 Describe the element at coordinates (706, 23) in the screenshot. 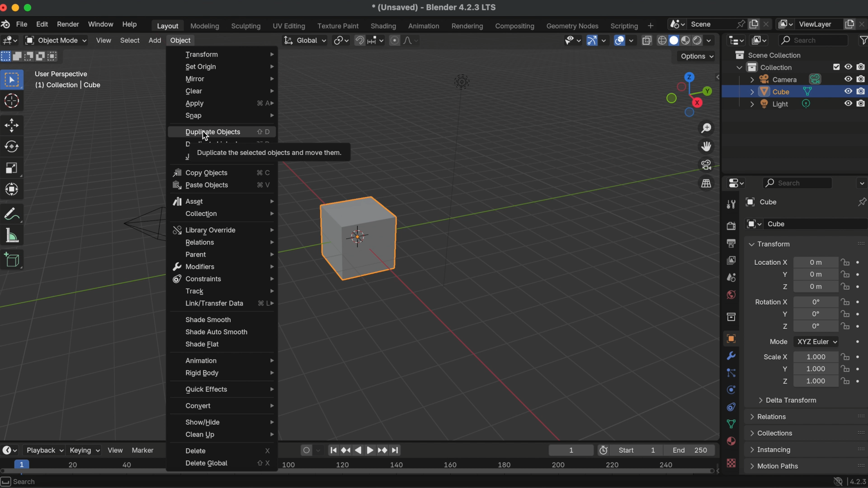

I see `scene` at that location.